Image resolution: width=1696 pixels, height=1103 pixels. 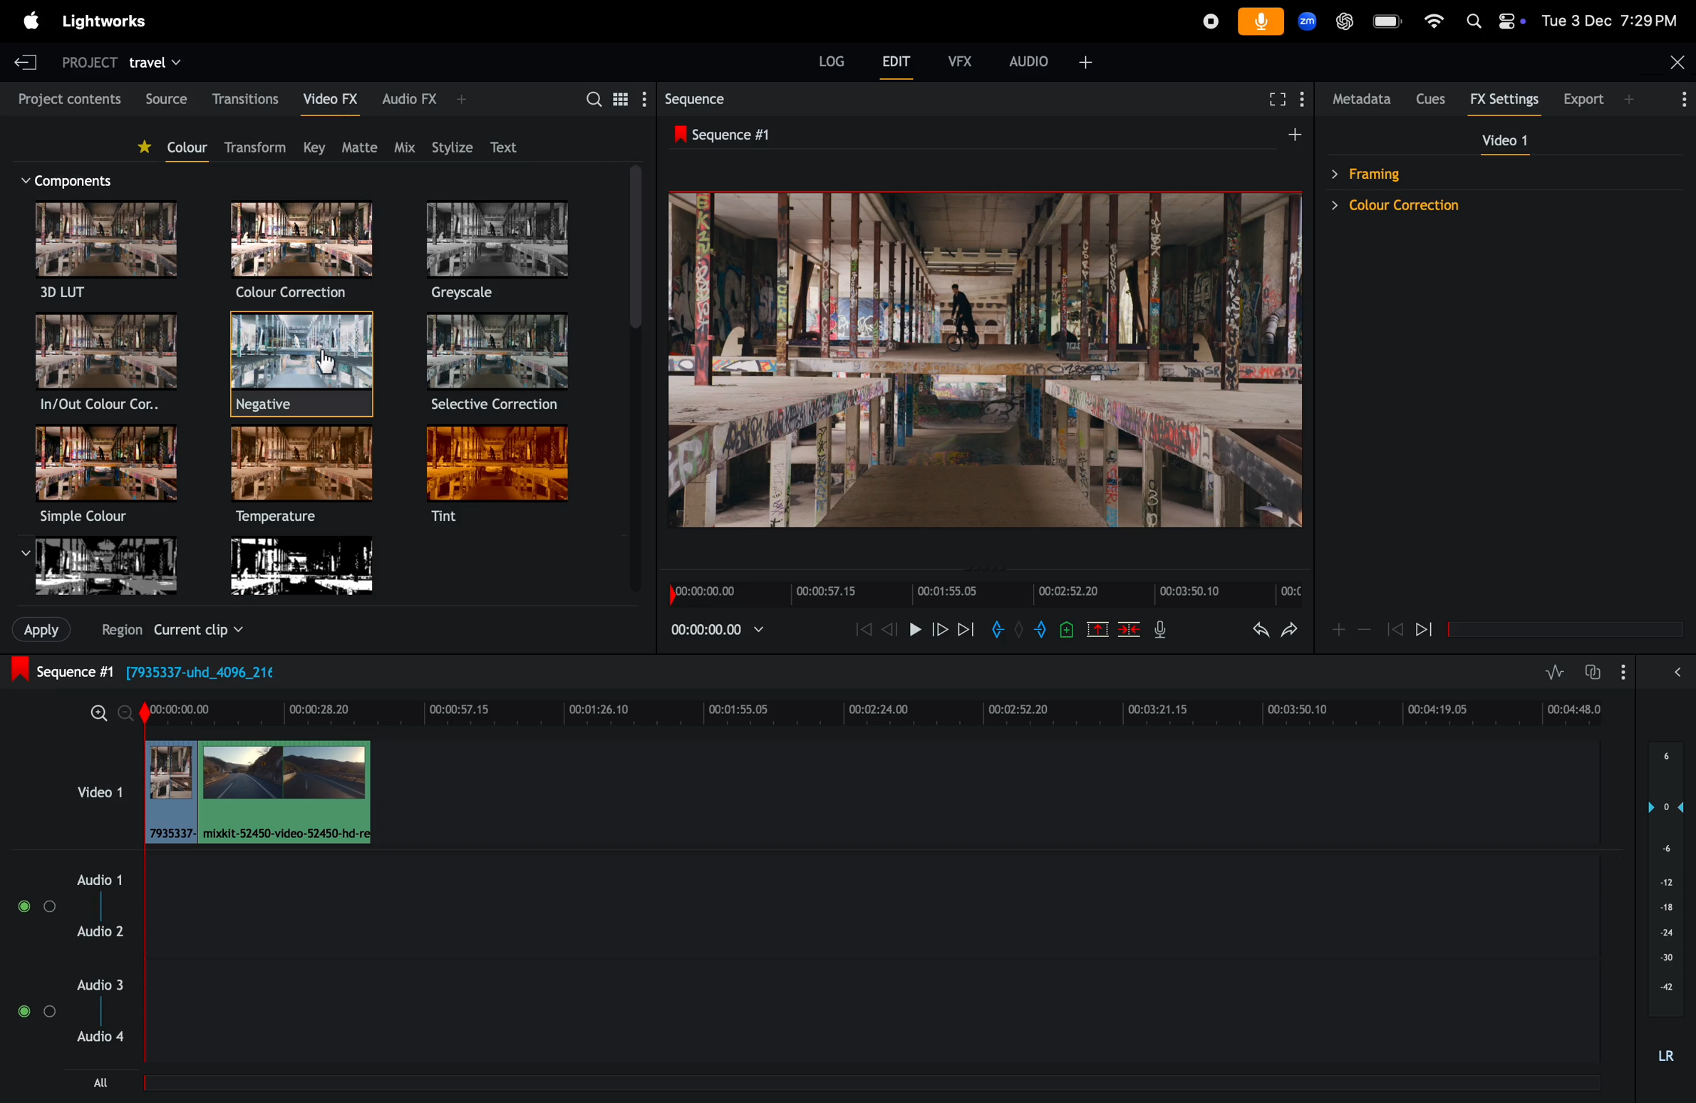 What do you see at coordinates (1310, 21) in the screenshot?
I see `Zoom` at bounding box center [1310, 21].